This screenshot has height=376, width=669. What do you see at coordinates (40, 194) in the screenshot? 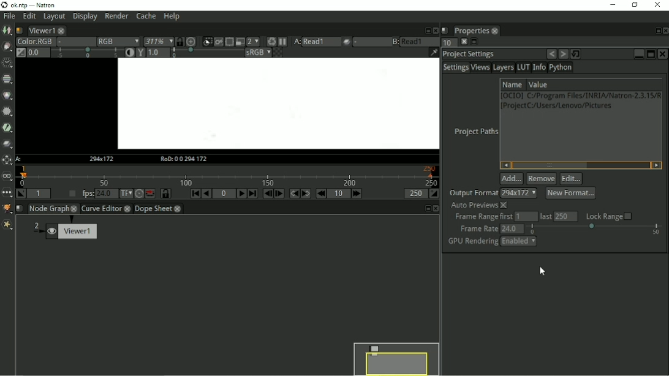
I see `Playback in point` at bounding box center [40, 194].